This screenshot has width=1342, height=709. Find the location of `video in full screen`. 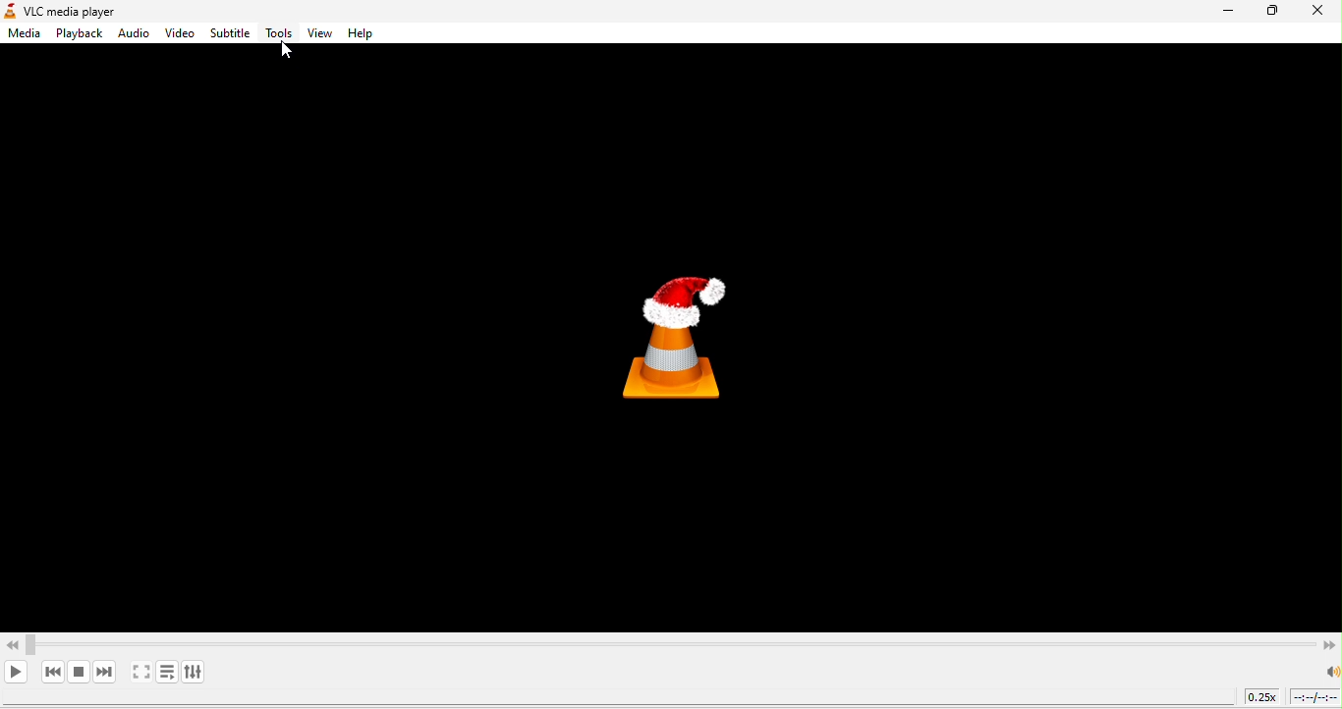

video in full screen is located at coordinates (142, 673).